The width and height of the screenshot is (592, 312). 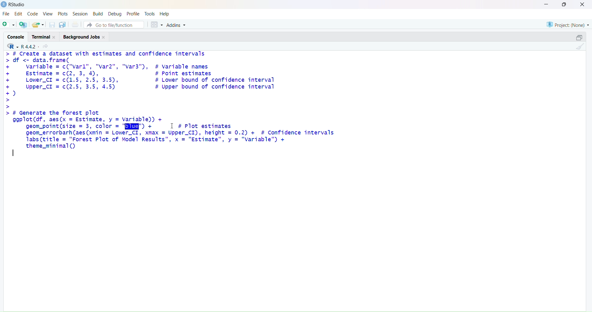 What do you see at coordinates (547, 4) in the screenshot?
I see `minimize` at bounding box center [547, 4].